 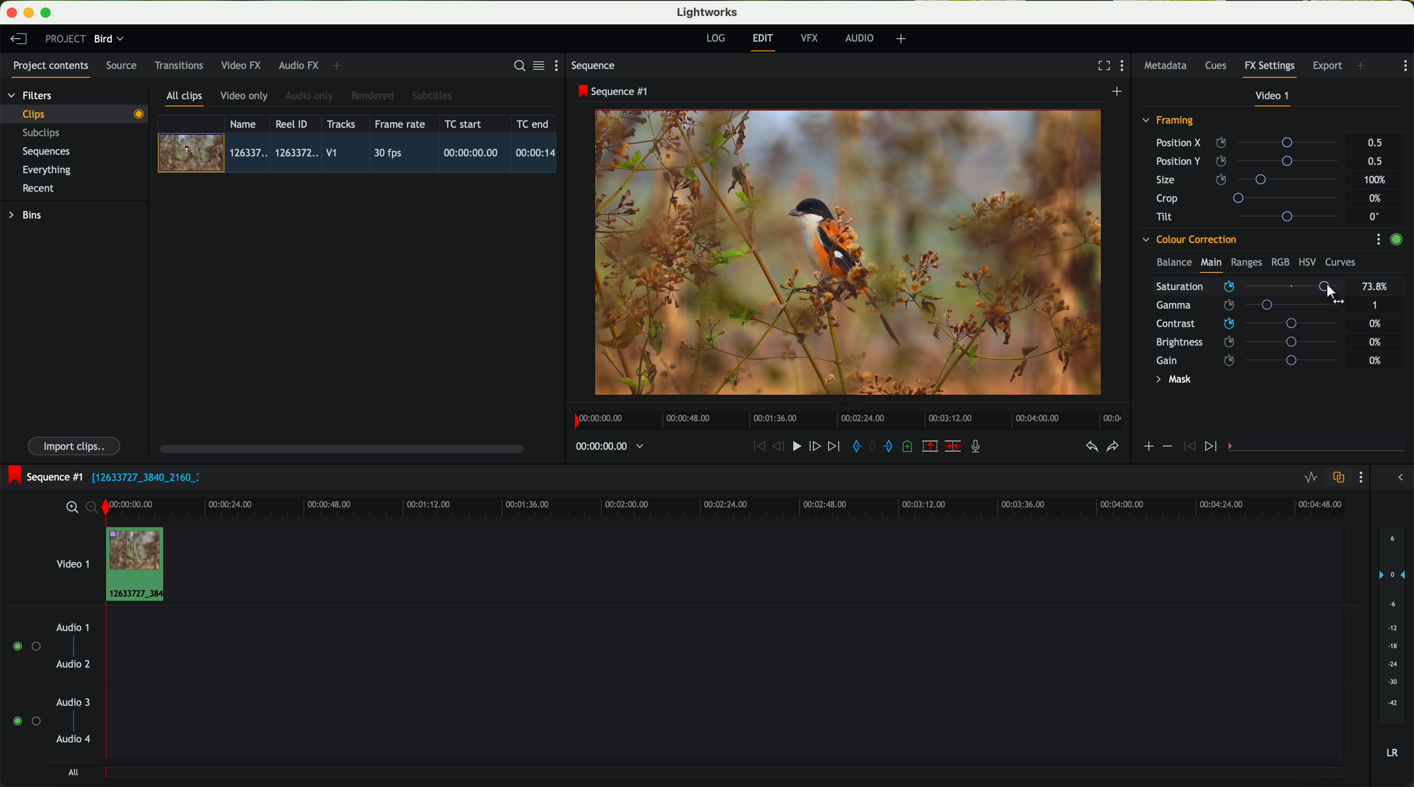 What do you see at coordinates (1166, 446) in the screenshot?
I see `icon` at bounding box center [1166, 446].